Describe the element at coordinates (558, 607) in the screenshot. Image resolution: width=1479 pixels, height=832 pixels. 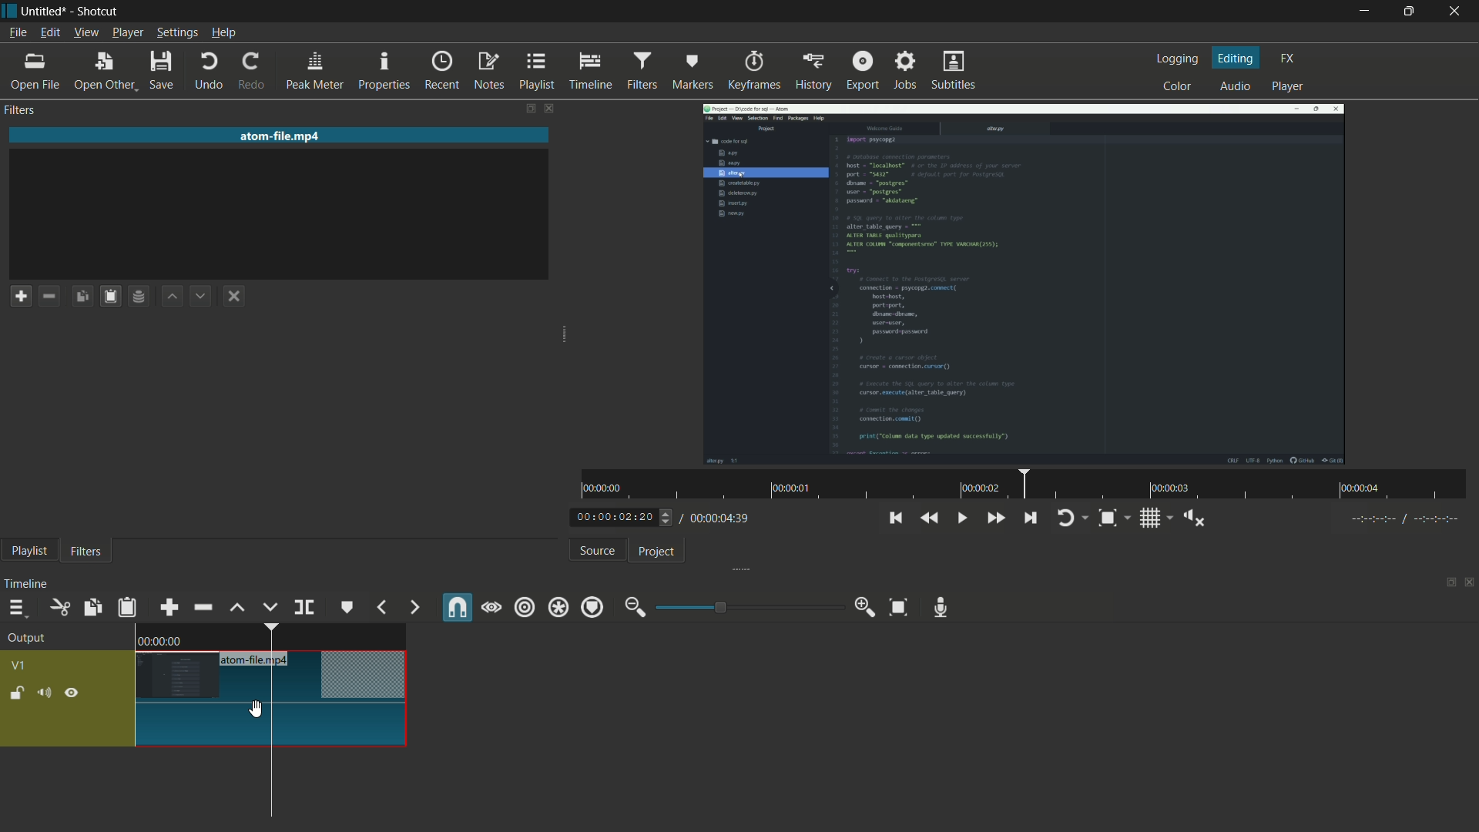
I see `ripple all tracks` at that location.